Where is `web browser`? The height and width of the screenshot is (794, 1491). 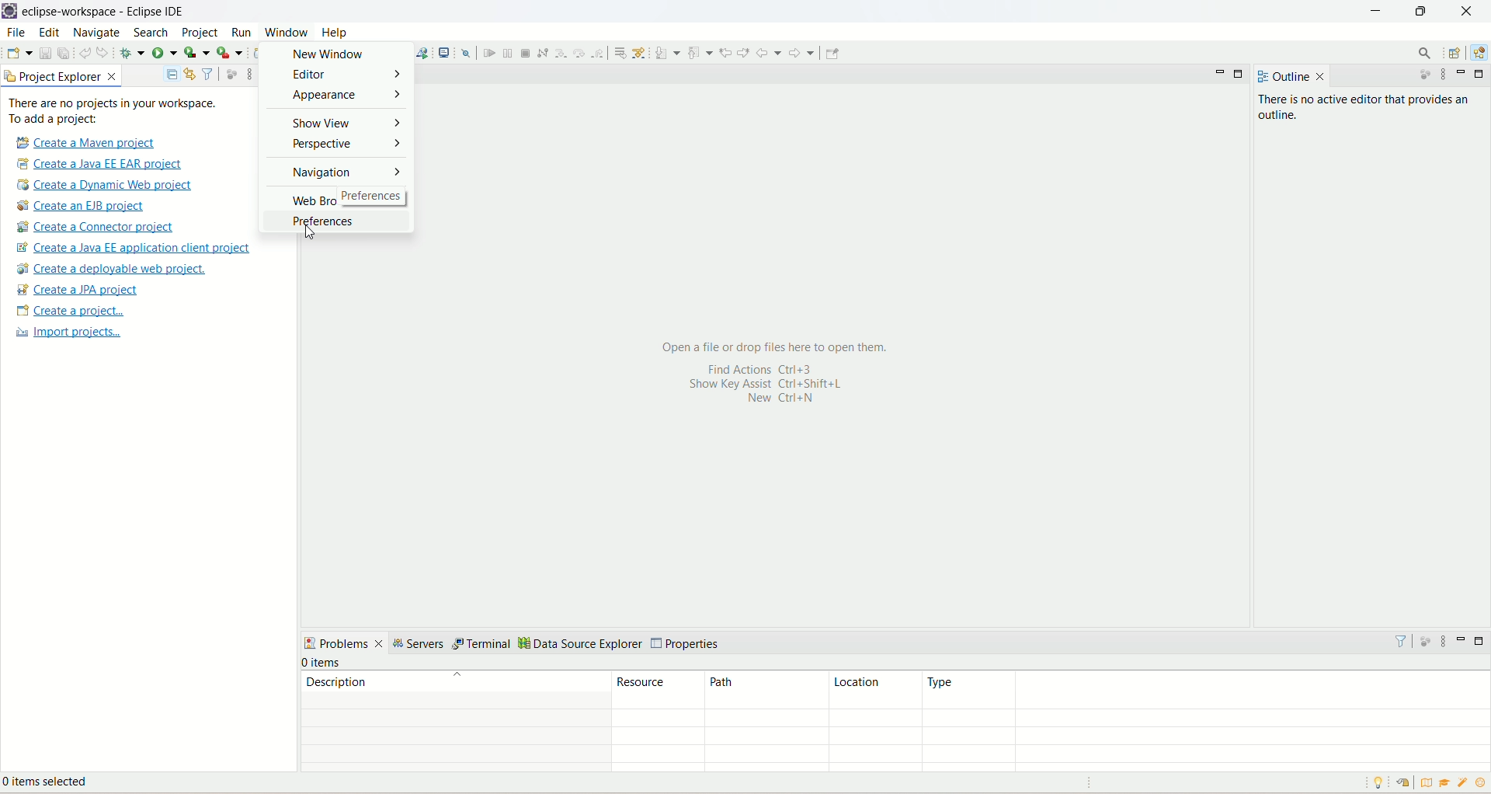 web browser is located at coordinates (337, 200).